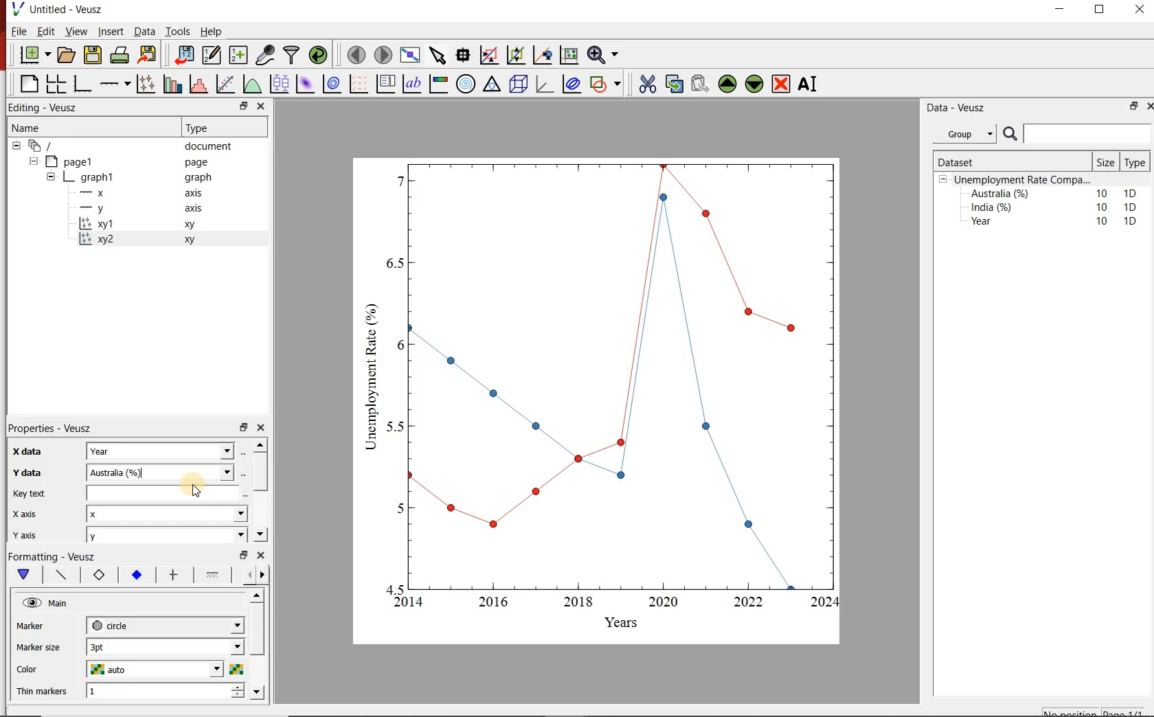  I want to click on Formatting - Veusz, so click(52, 555).